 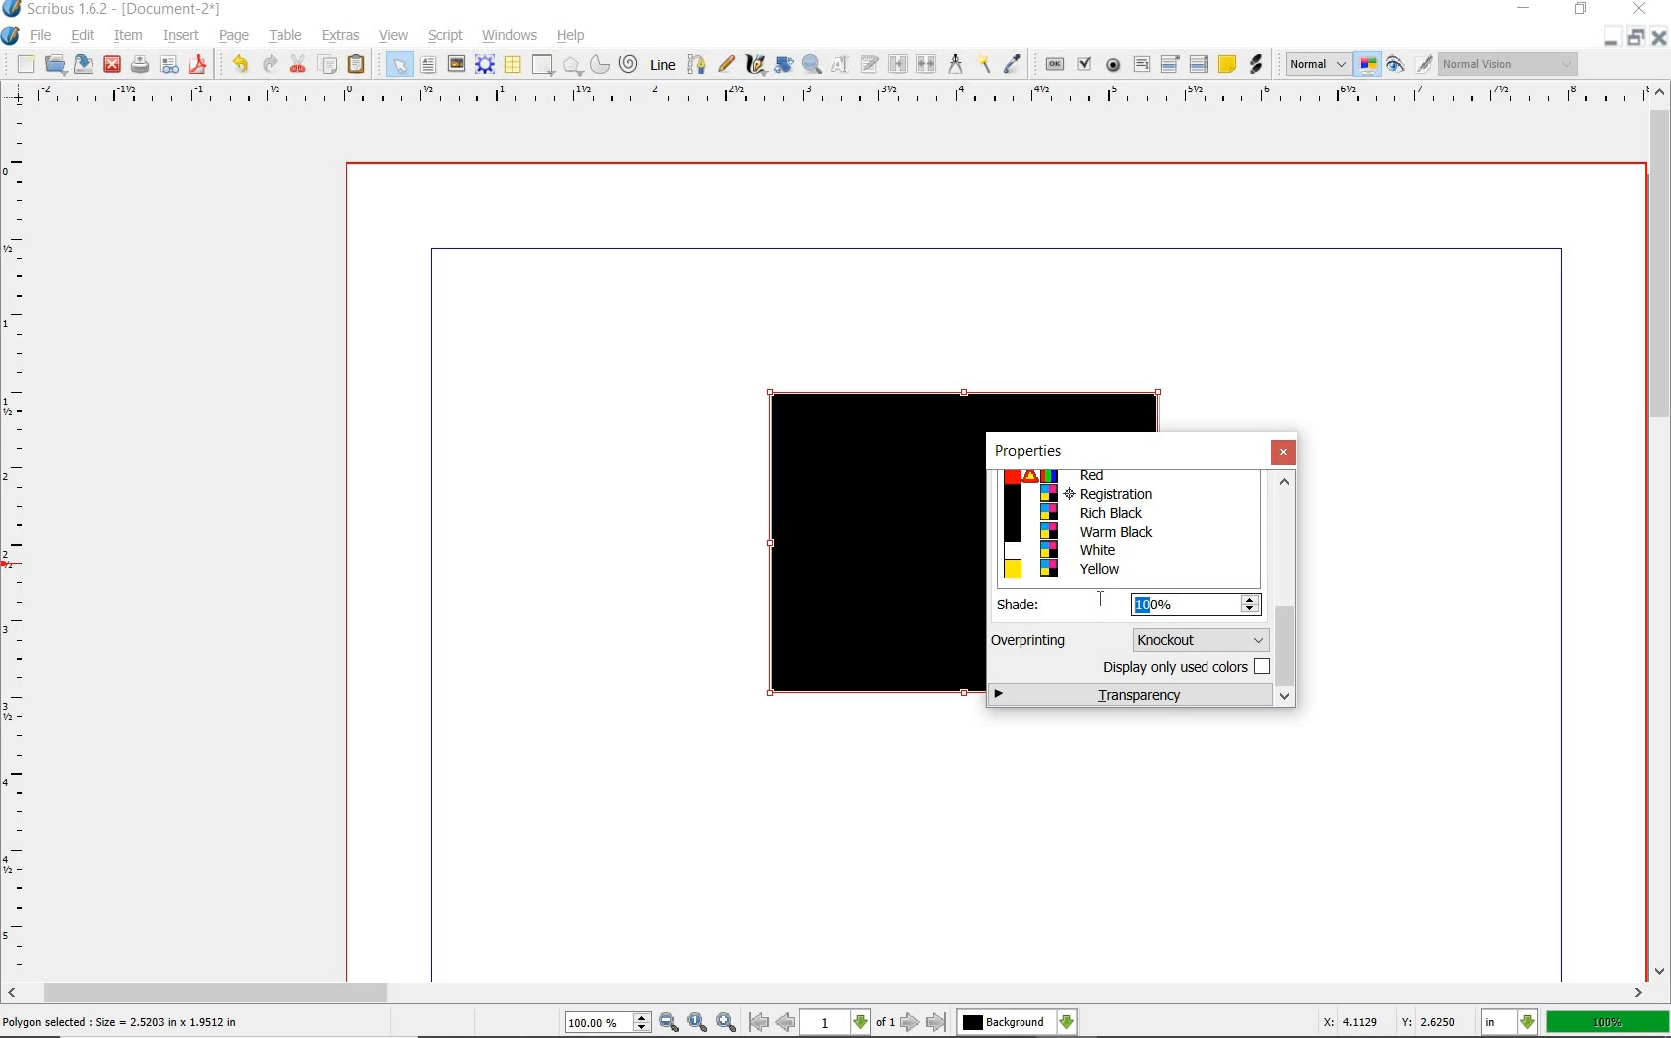 I want to click on insert, so click(x=184, y=35).